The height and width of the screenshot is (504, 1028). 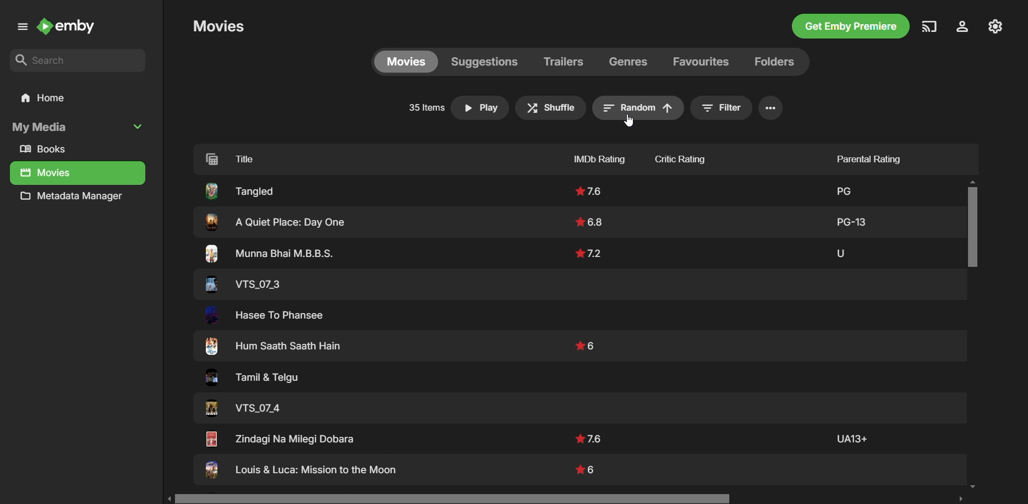 What do you see at coordinates (590, 438) in the screenshot?
I see `` at bounding box center [590, 438].